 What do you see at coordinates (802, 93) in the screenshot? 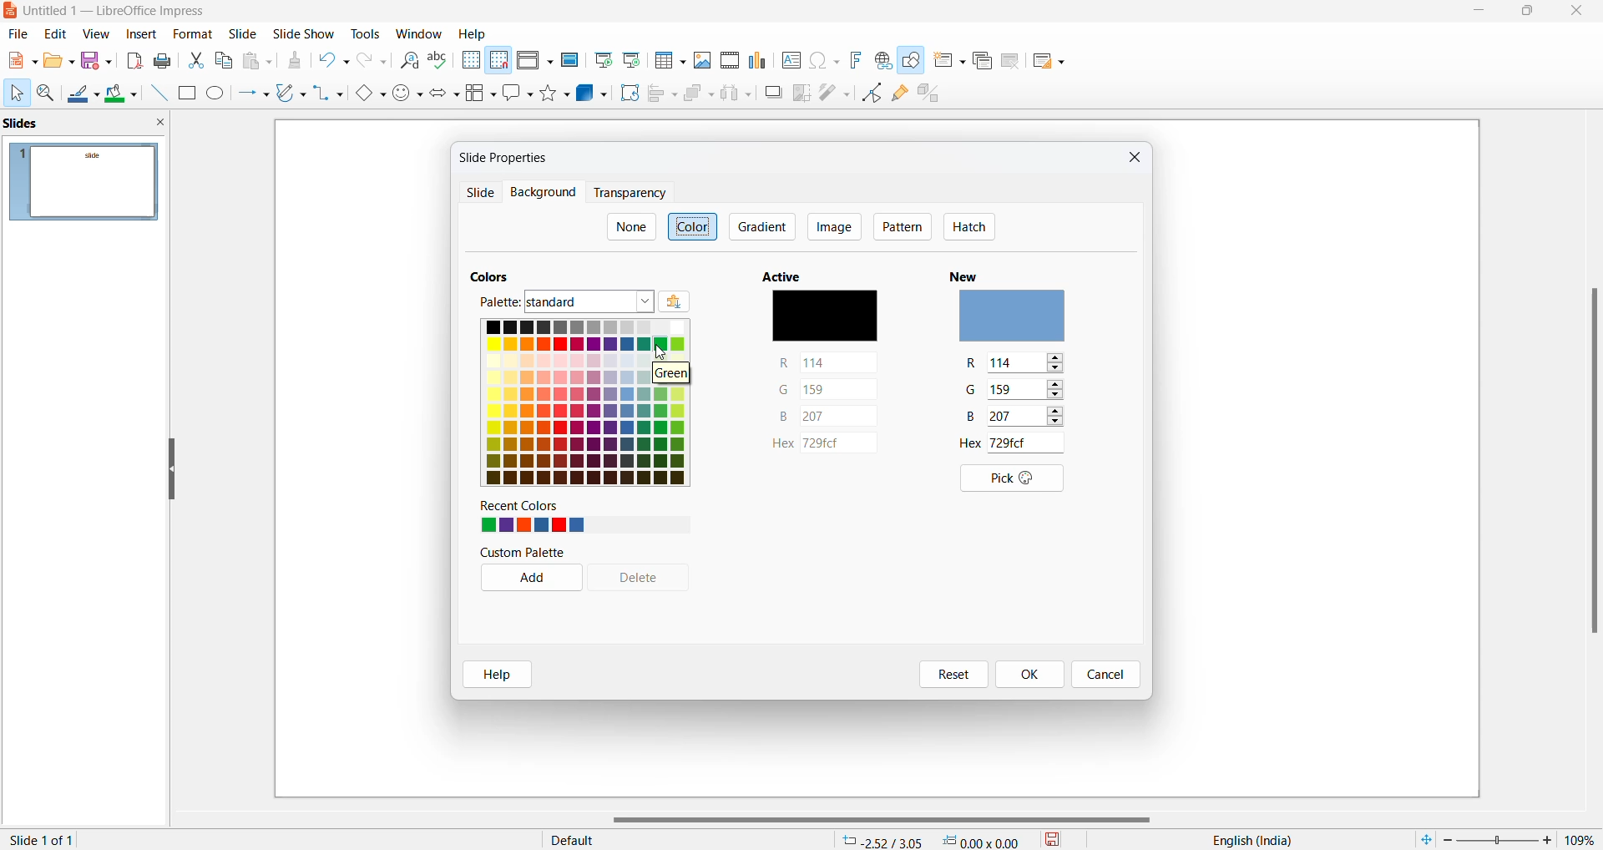
I see `crop image` at bounding box center [802, 93].